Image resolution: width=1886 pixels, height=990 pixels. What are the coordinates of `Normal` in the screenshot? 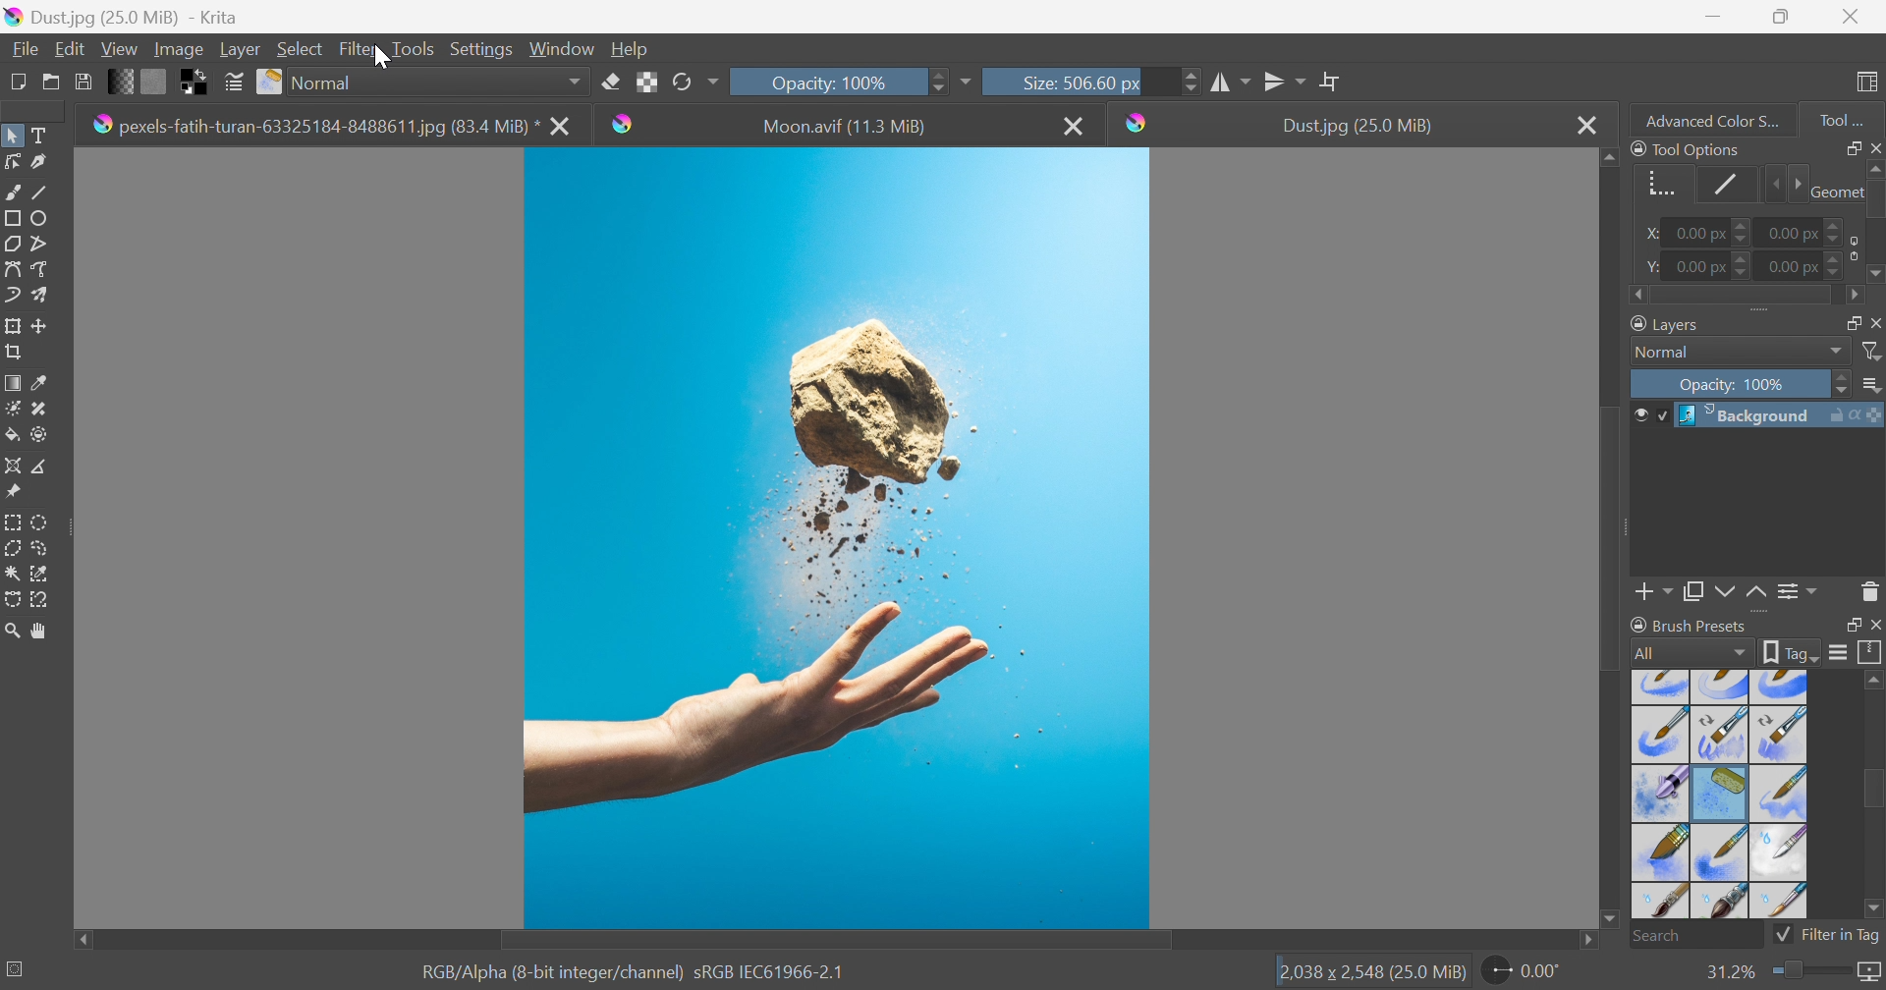 It's located at (439, 82).